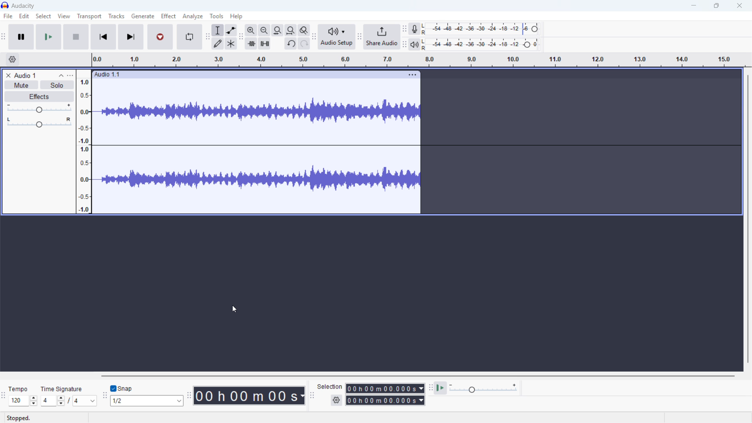 The height and width of the screenshot is (423, 752). Describe the element at coordinates (337, 37) in the screenshot. I see `Audio setup ` at that location.